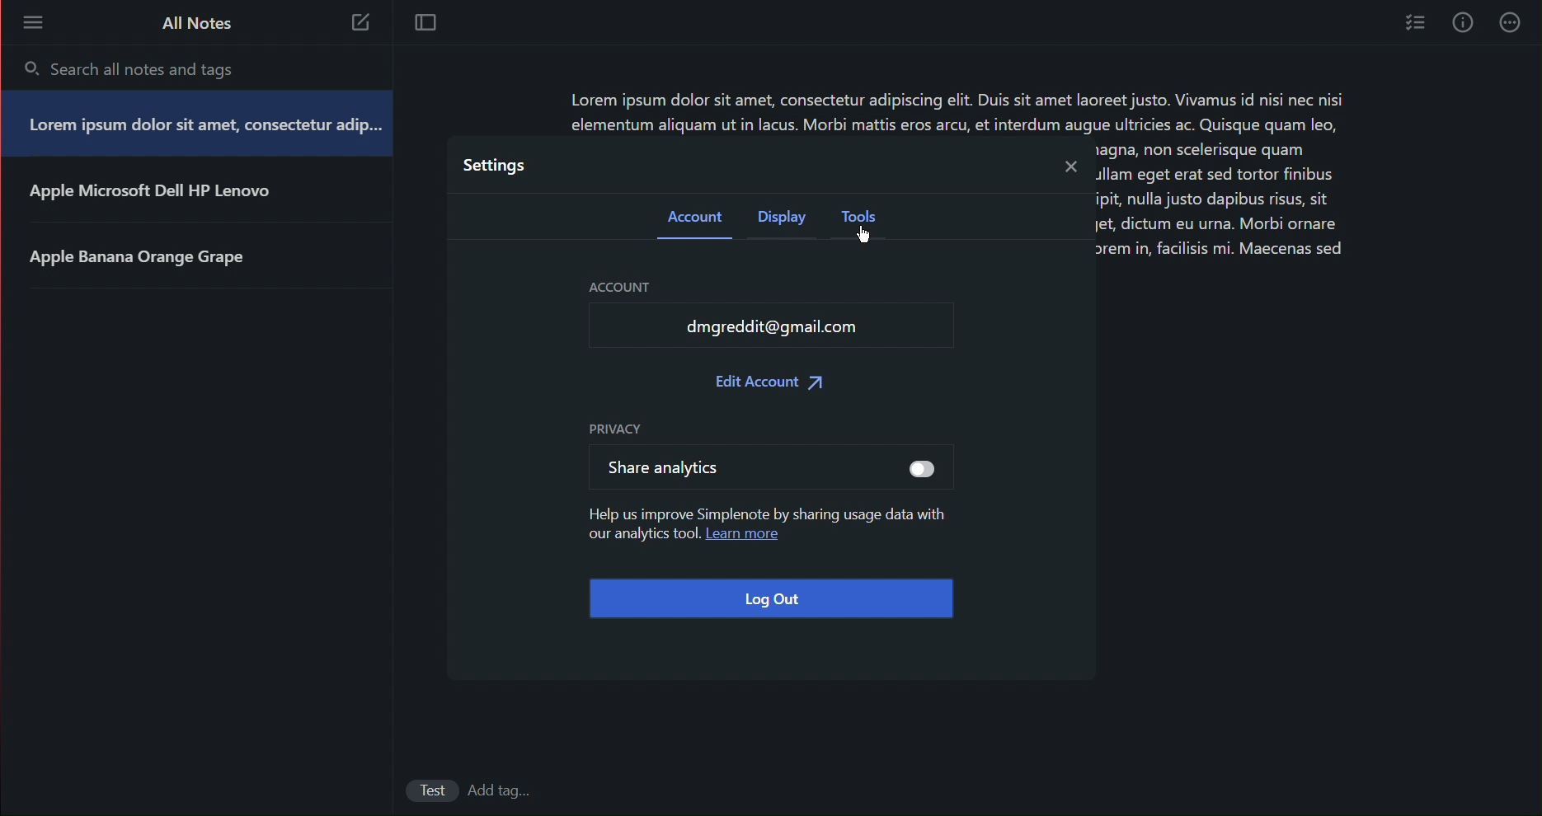  What do you see at coordinates (421, 790) in the screenshot?
I see `Test` at bounding box center [421, 790].